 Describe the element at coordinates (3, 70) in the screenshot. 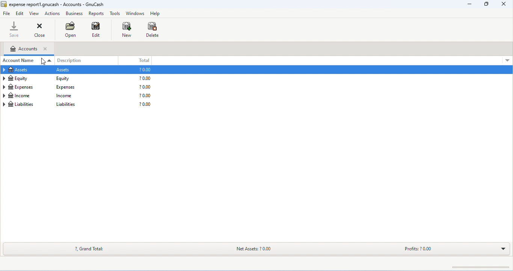

I see `arrow` at that location.